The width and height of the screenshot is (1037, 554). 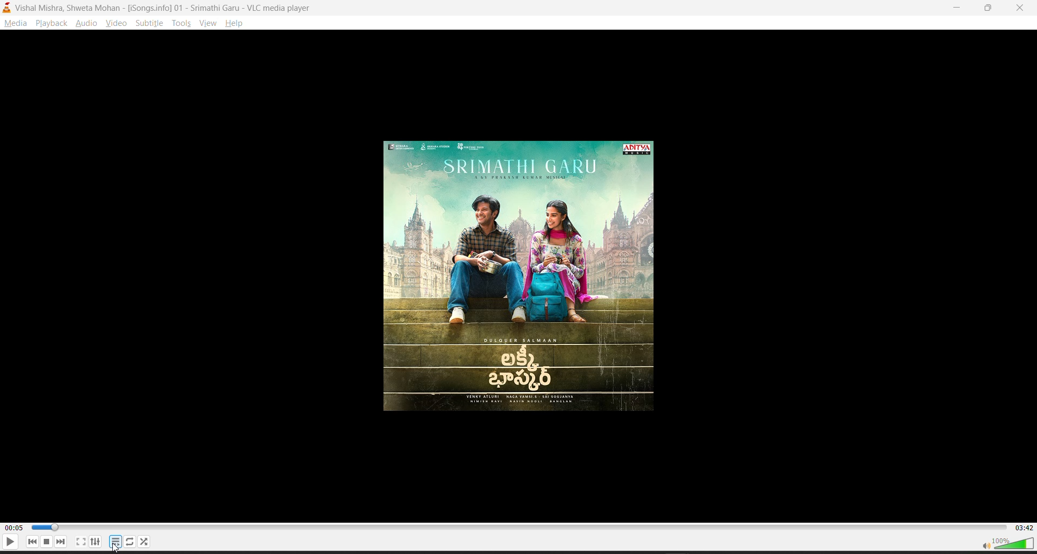 I want to click on video, so click(x=115, y=22).